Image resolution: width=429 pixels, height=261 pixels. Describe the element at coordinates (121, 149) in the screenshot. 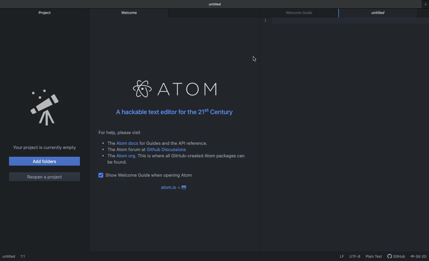

I see `list item` at that location.